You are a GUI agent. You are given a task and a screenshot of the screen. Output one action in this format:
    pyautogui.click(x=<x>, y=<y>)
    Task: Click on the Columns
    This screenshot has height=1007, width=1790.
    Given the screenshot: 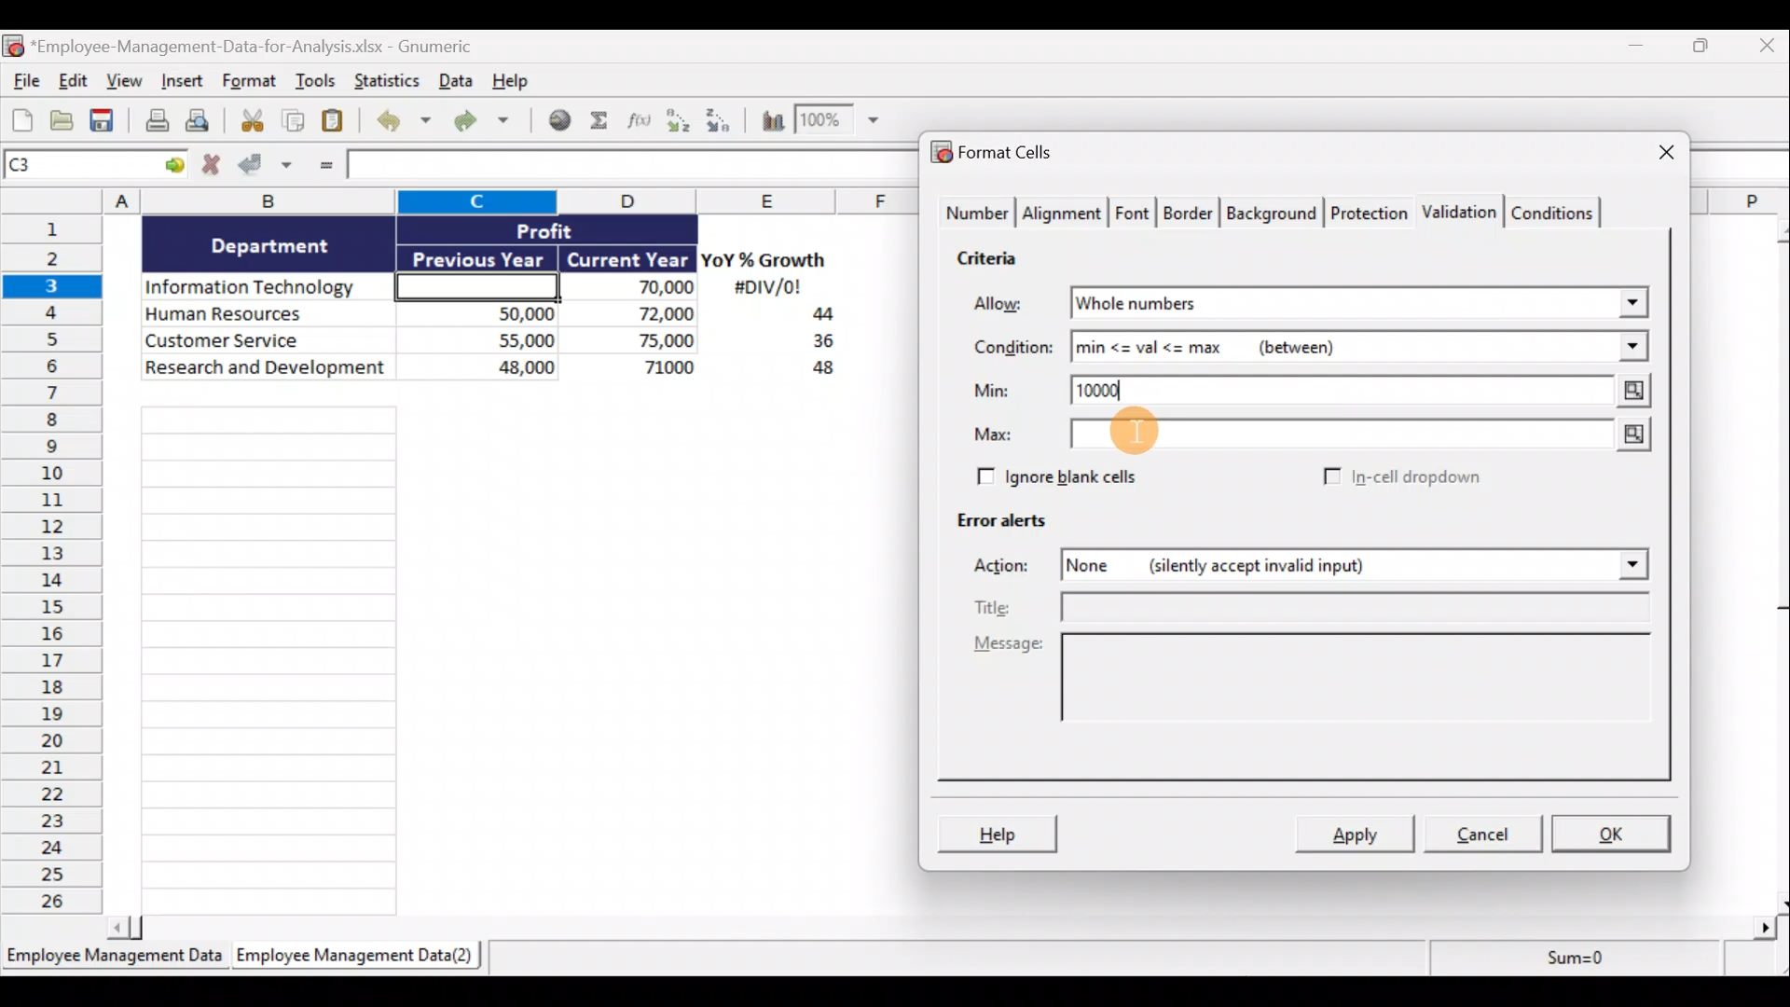 What is the action you would take?
    pyautogui.click(x=467, y=200)
    